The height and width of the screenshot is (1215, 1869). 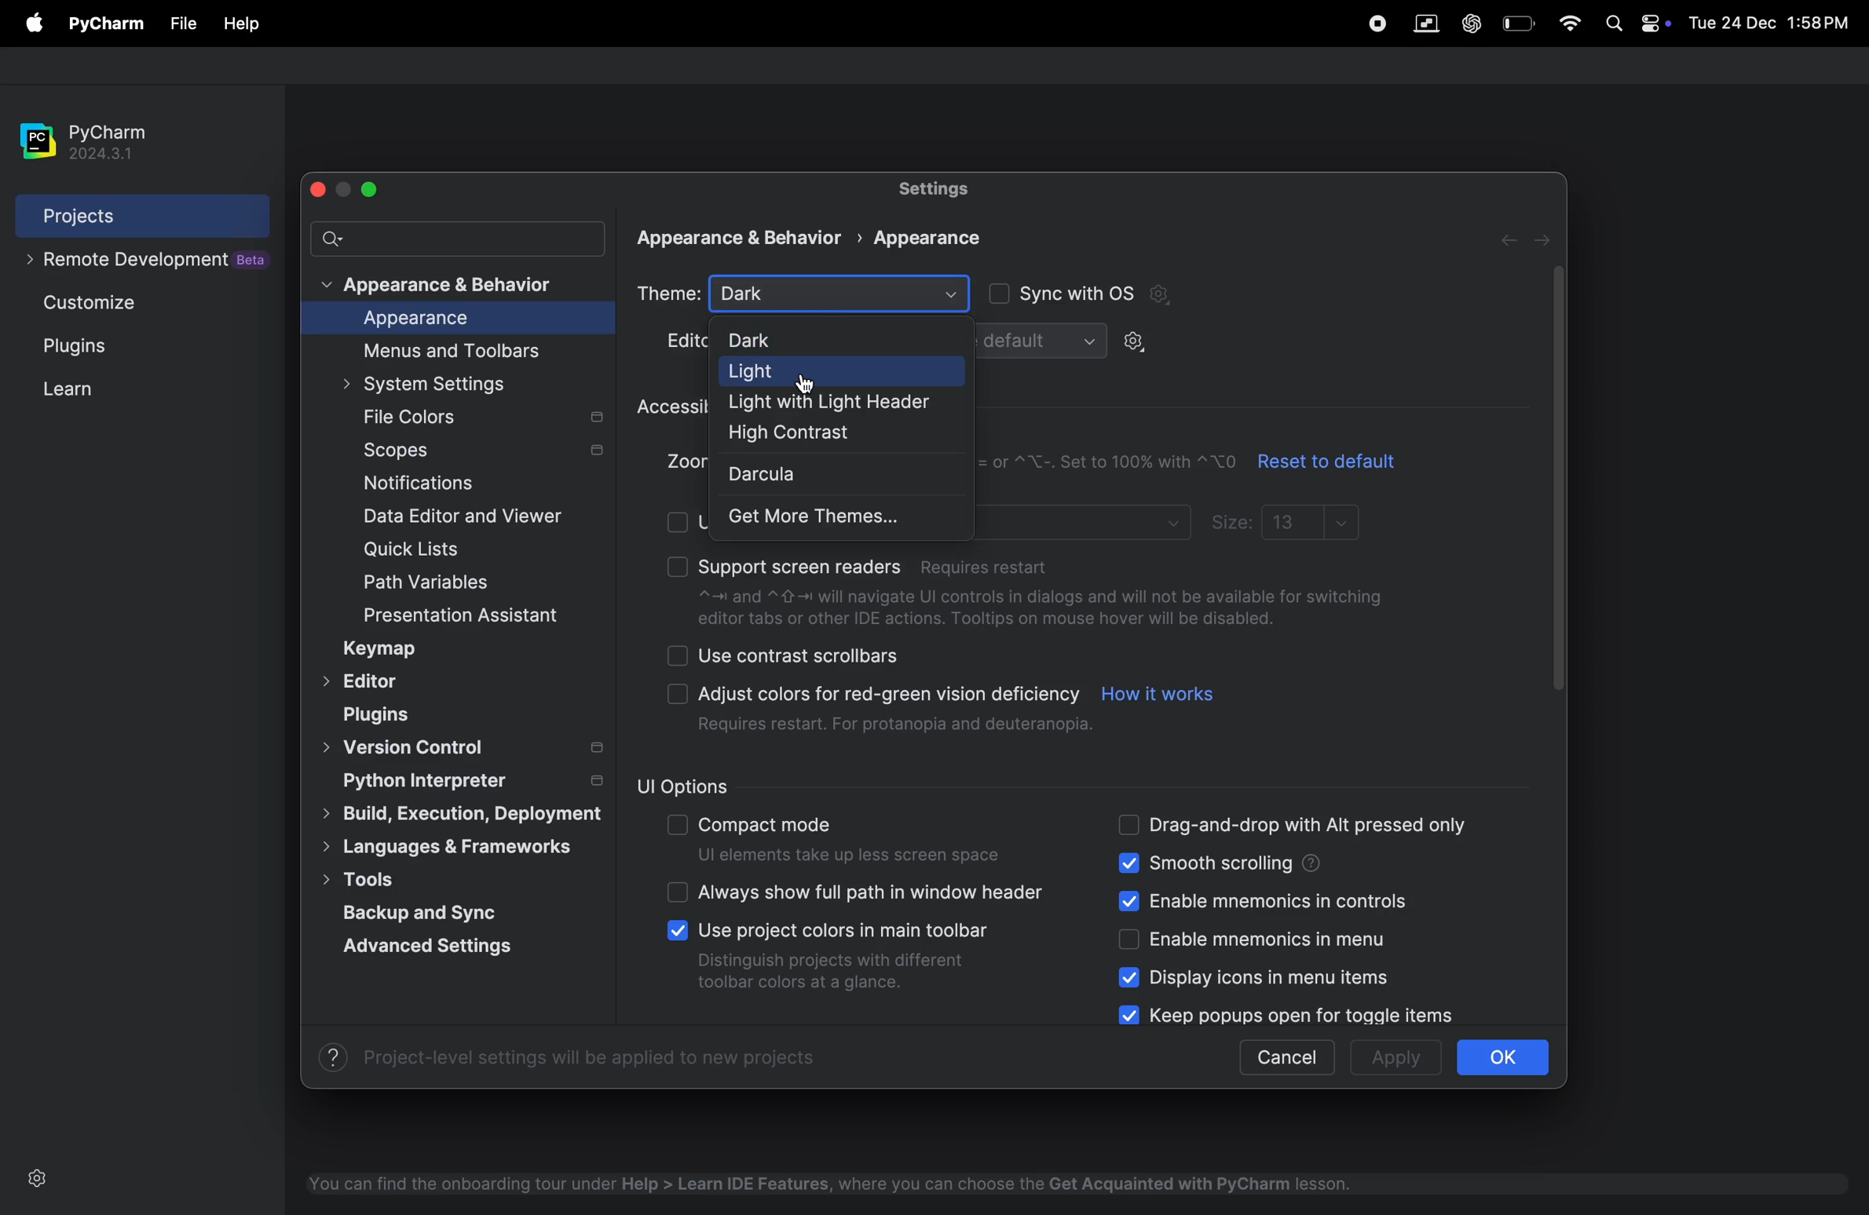 I want to click on Tue 24 Dec 1:58PM, so click(x=1765, y=23).